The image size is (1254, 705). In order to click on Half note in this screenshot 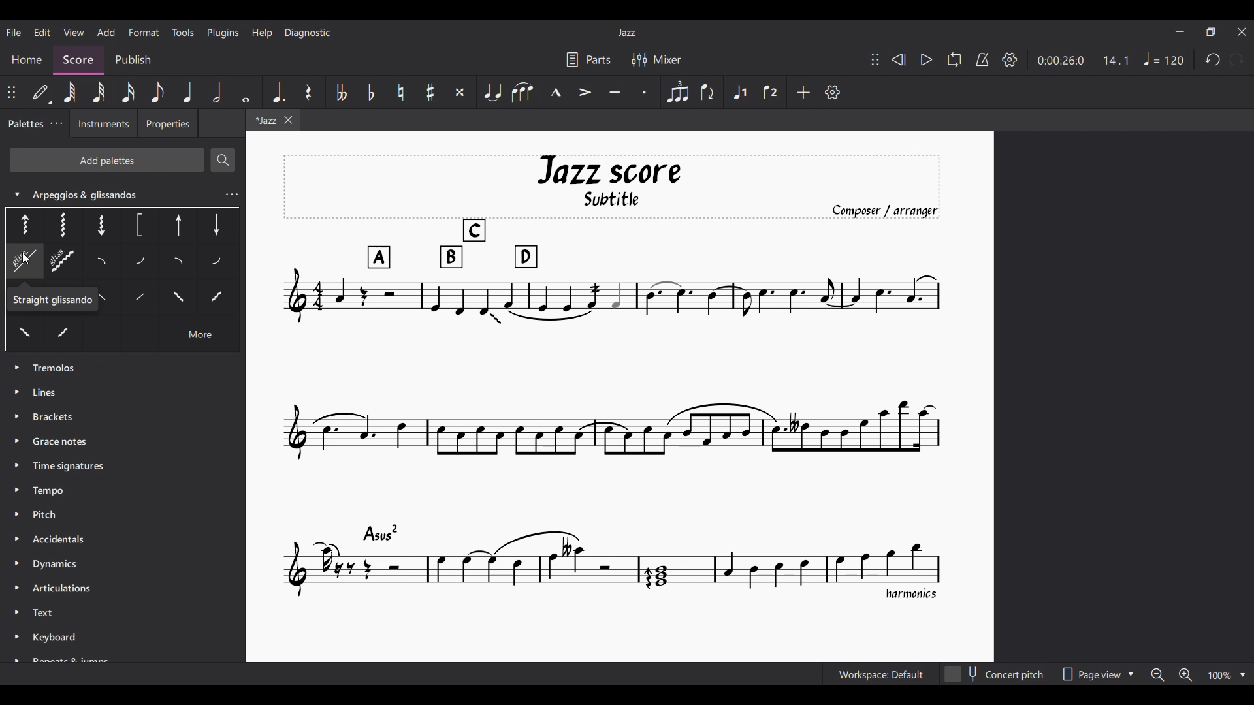, I will do `click(217, 92)`.